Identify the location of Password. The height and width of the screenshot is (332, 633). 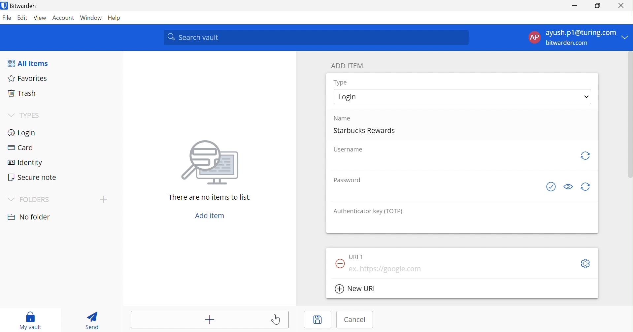
(347, 180).